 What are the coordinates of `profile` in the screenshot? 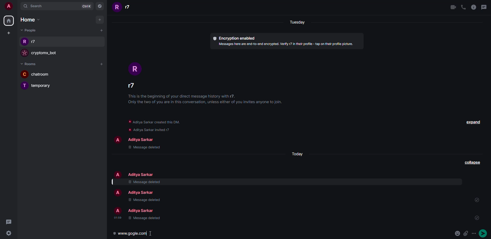 It's located at (24, 41).